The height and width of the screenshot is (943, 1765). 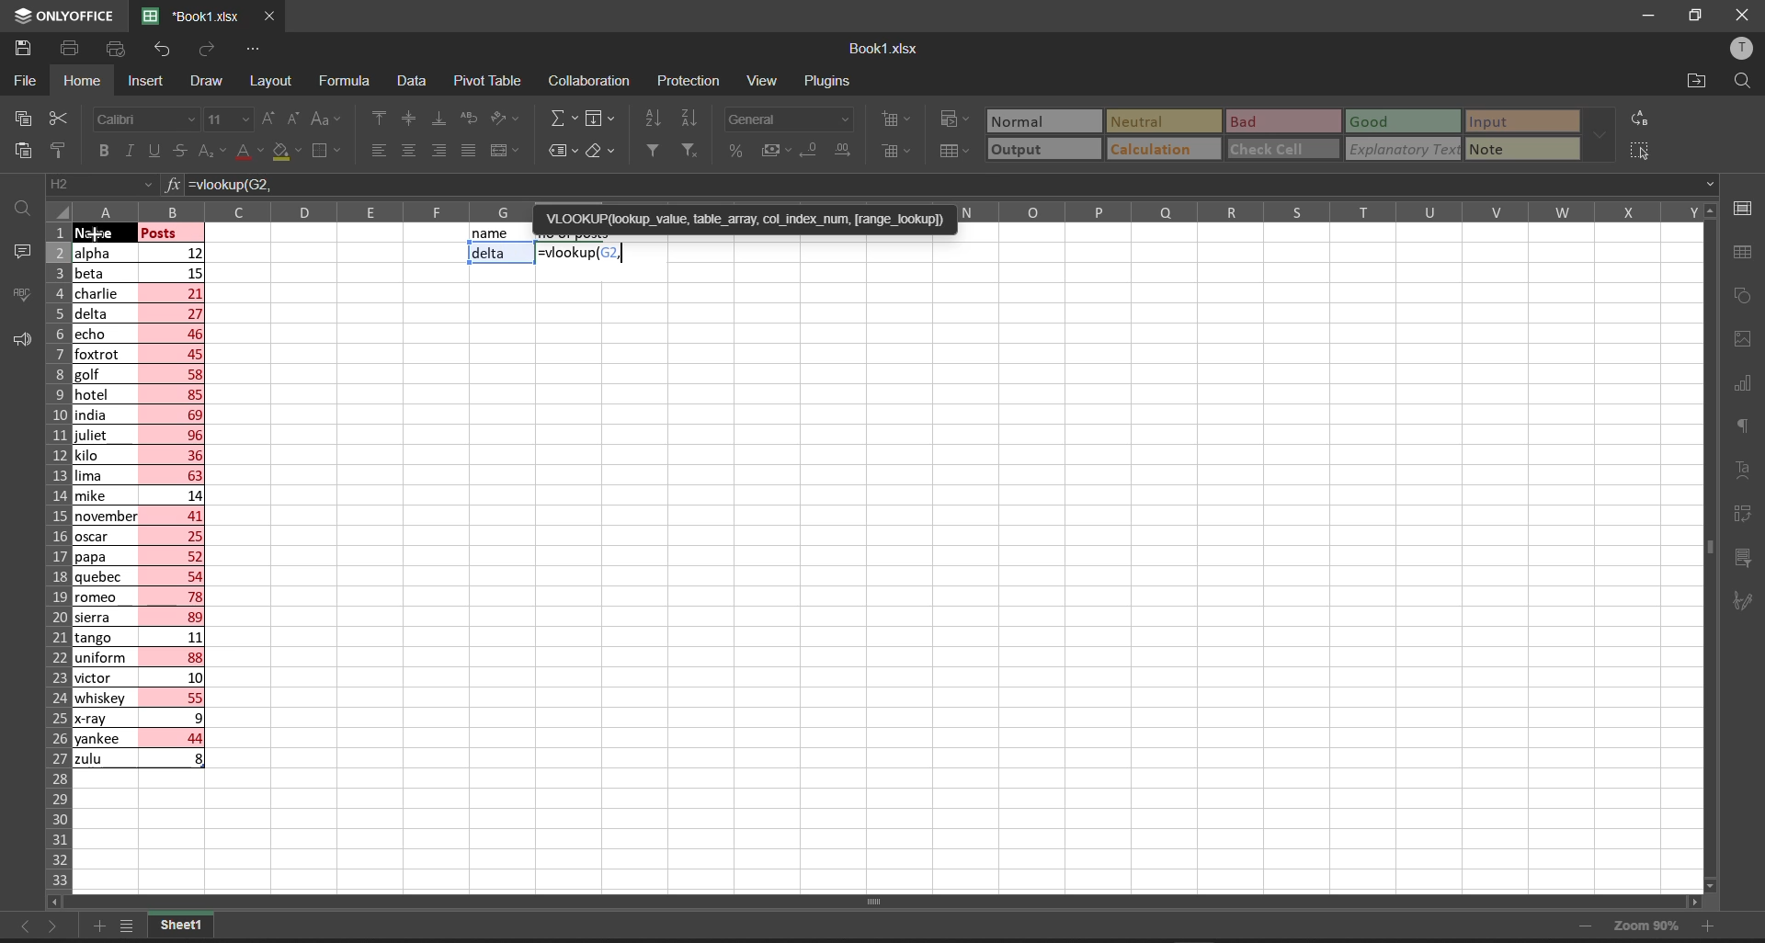 What do you see at coordinates (98, 186) in the screenshot?
I see `cell address` at bounding box center [98, 186].